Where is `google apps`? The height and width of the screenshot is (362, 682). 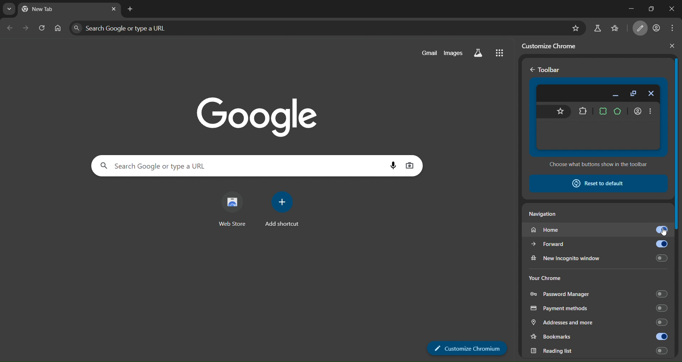
google apps is located at coordinates (503, 54).